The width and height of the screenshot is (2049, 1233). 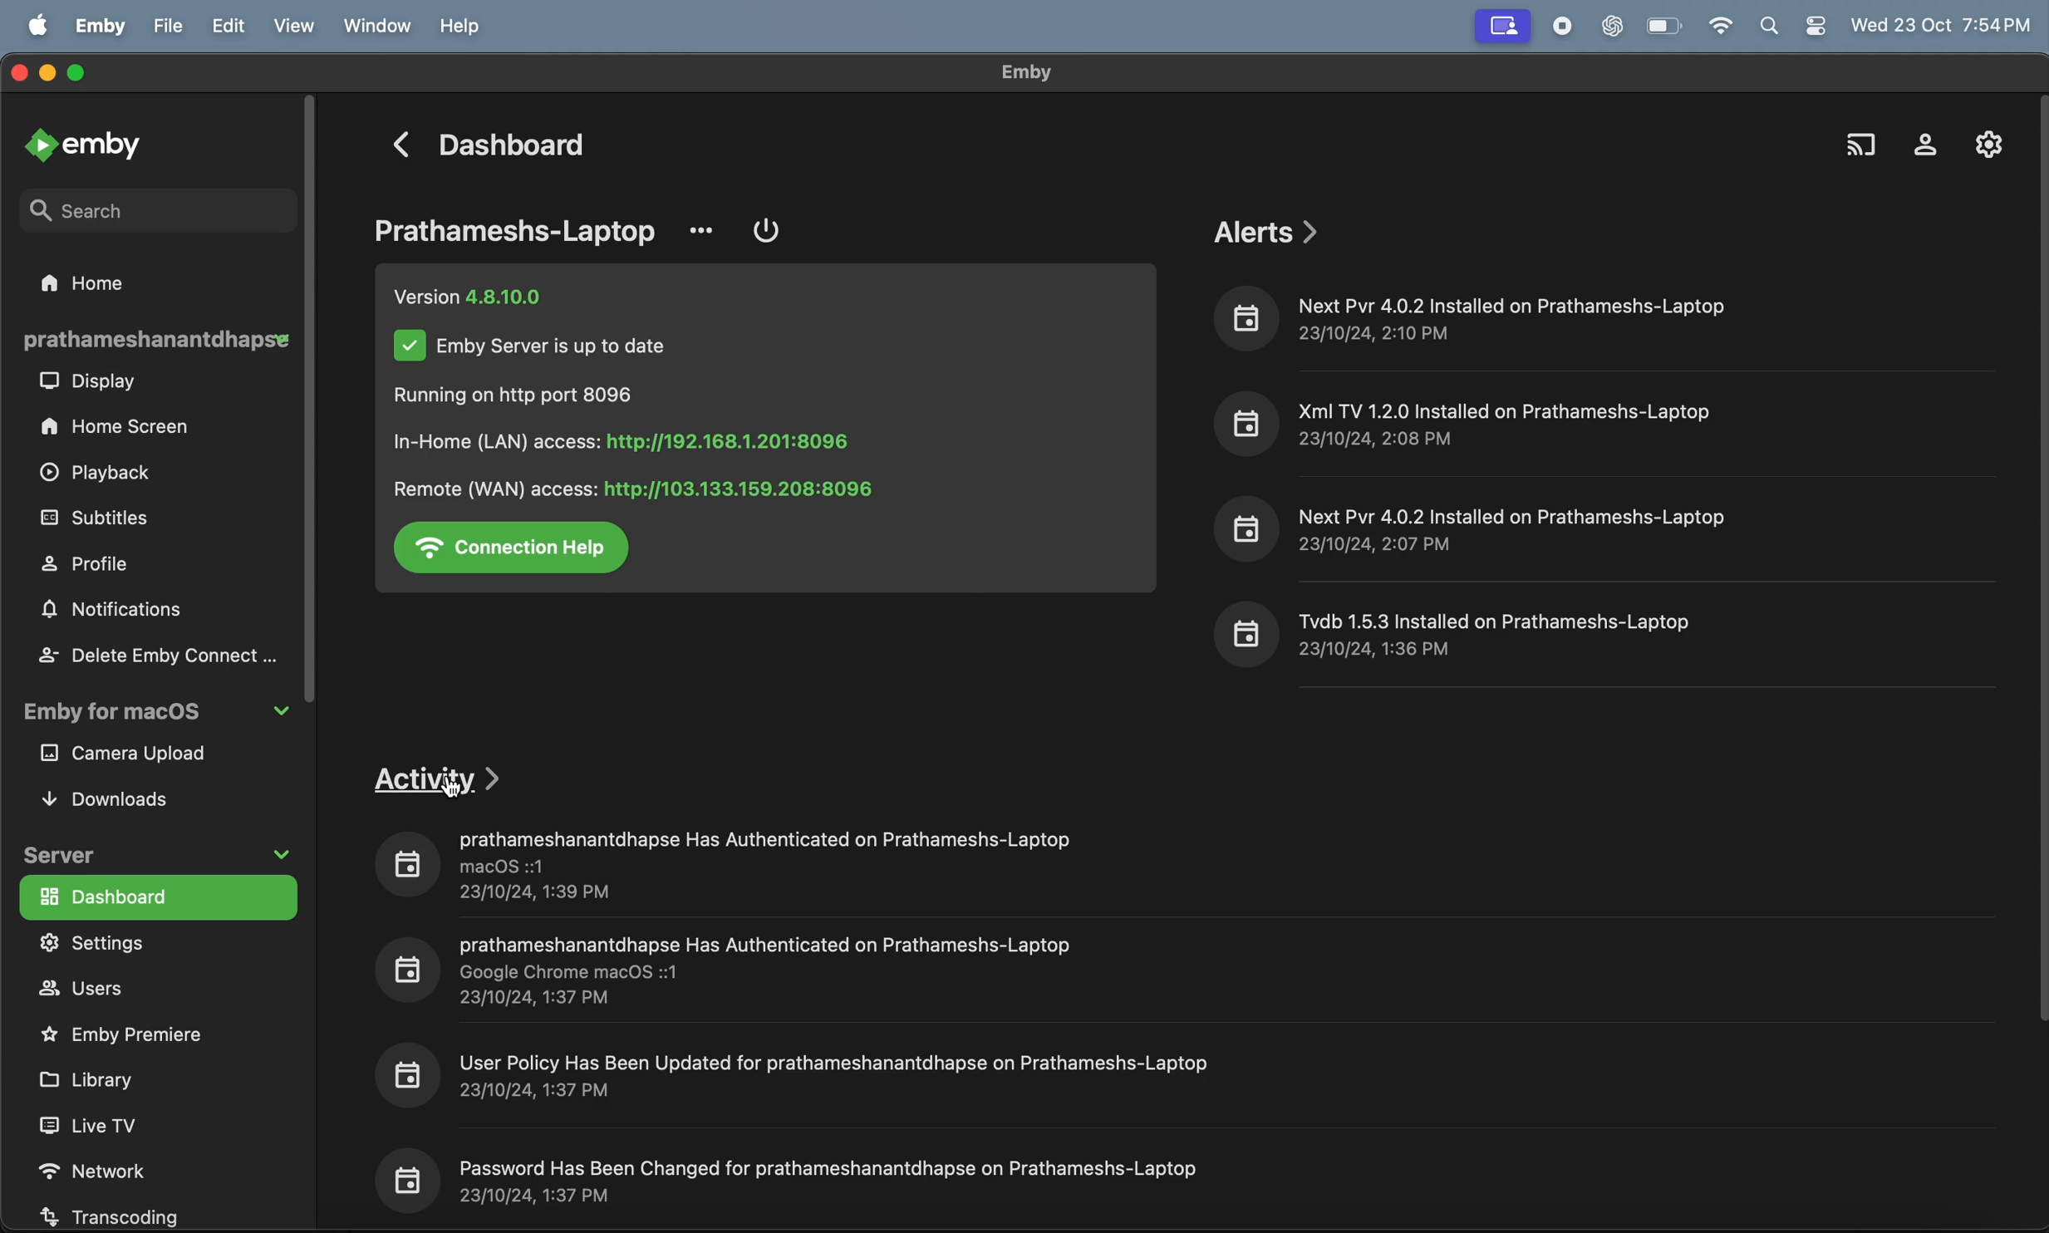 What do you see at coordinates (149, 755) in the screenshot?
I see `camera upload` at bounding box center [149, 755].